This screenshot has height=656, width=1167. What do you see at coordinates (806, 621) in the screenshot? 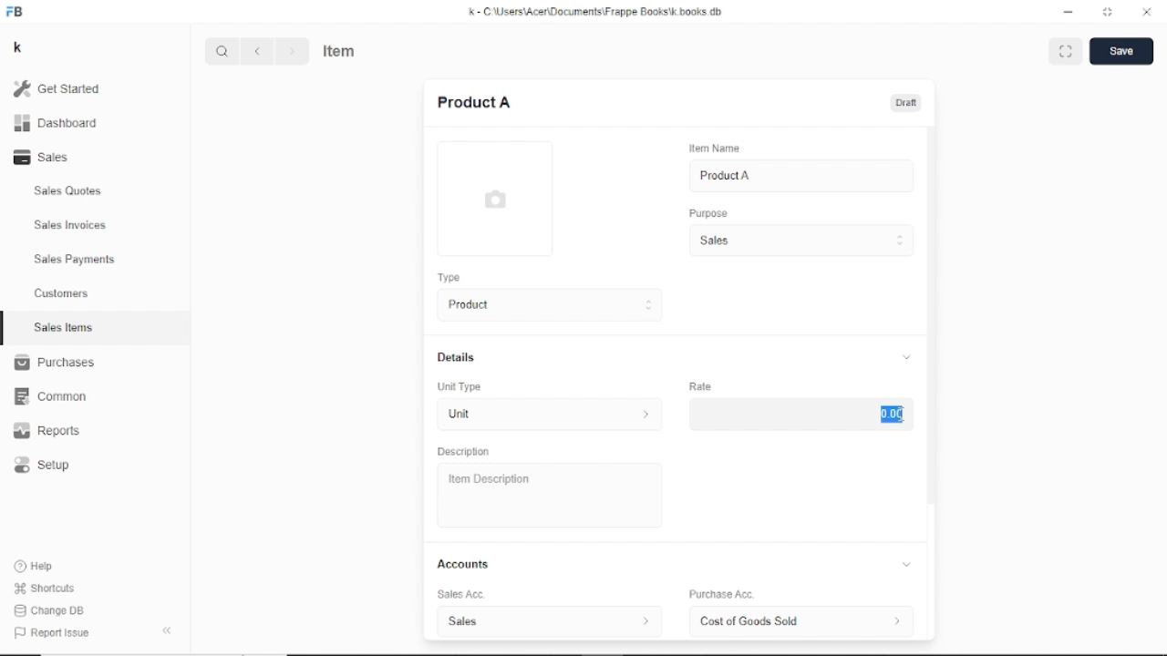
I see `Cost of Goods sold` at bounding box center [806, 621].